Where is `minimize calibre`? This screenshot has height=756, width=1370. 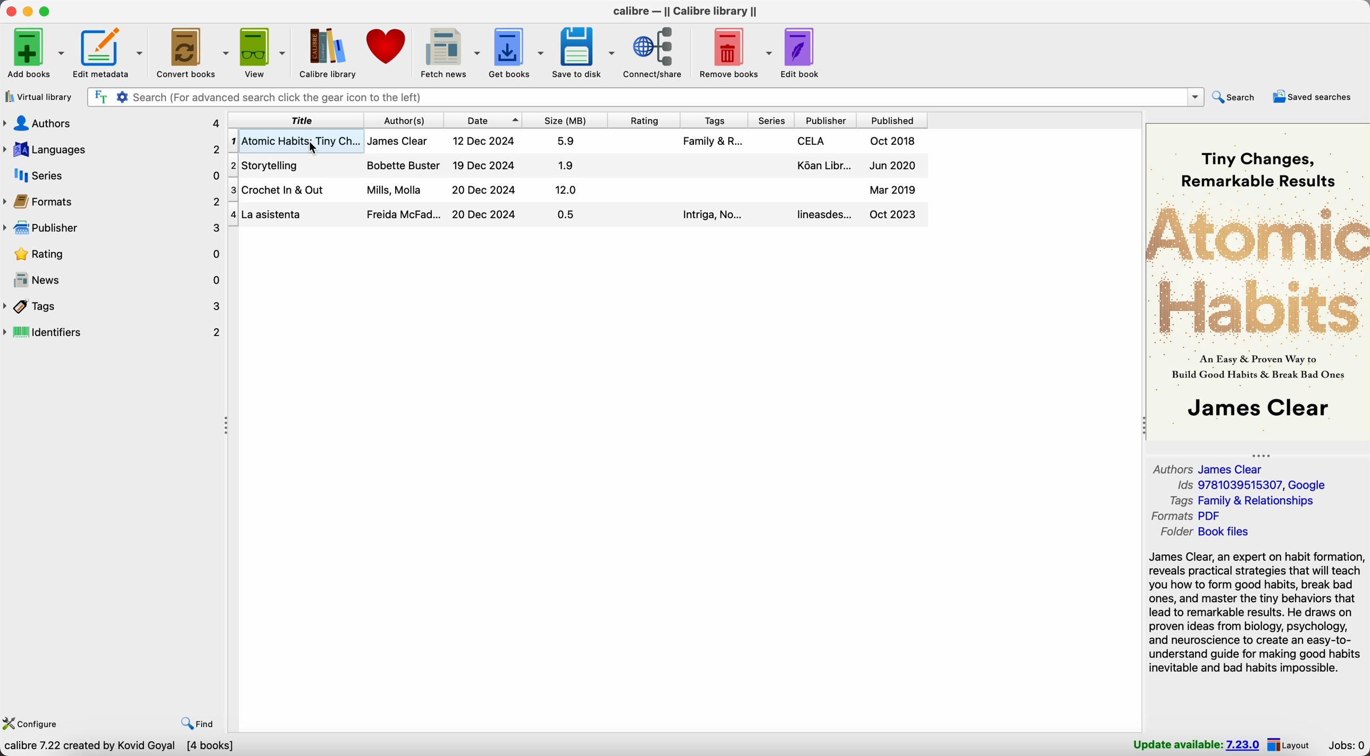 minimize calibre is located at coordinates (28, 12).